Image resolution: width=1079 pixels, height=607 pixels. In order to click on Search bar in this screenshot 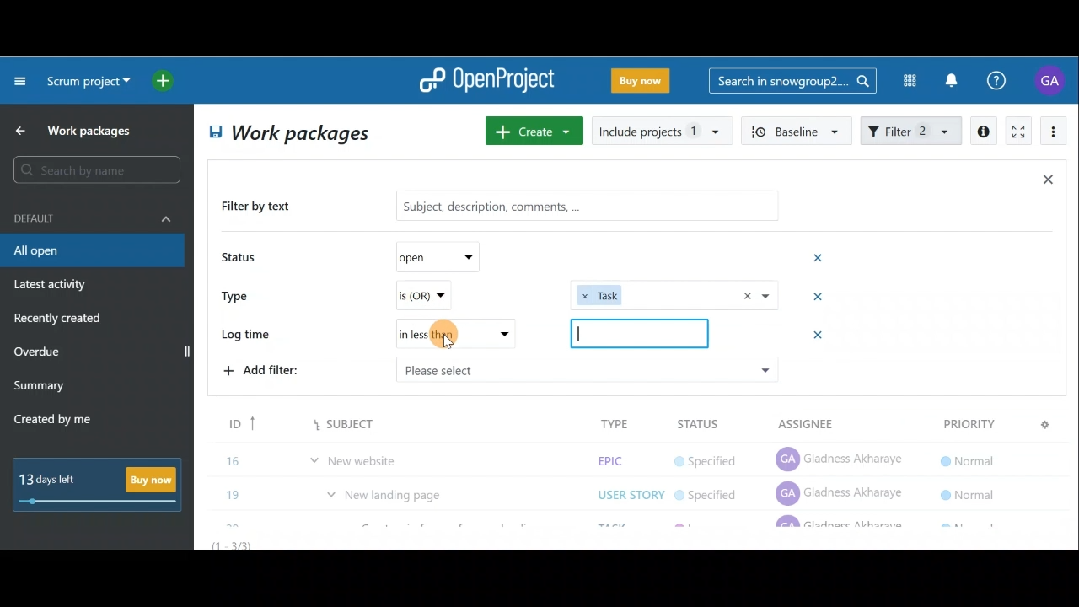, I will do `click(99, 169)`.